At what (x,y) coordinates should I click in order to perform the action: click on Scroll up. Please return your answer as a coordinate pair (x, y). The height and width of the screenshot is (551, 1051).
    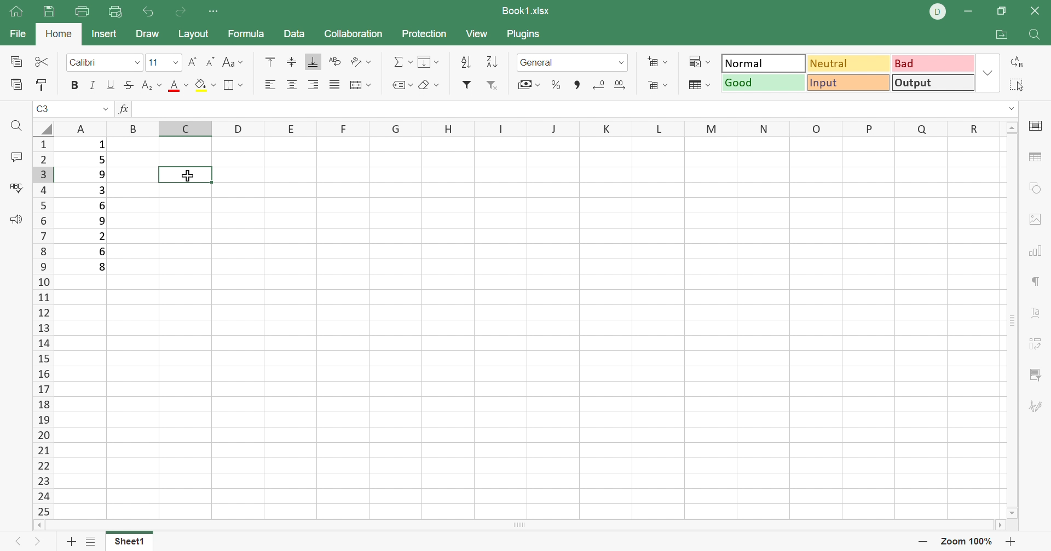
    Looking at the image, I should click on (1014, 126).